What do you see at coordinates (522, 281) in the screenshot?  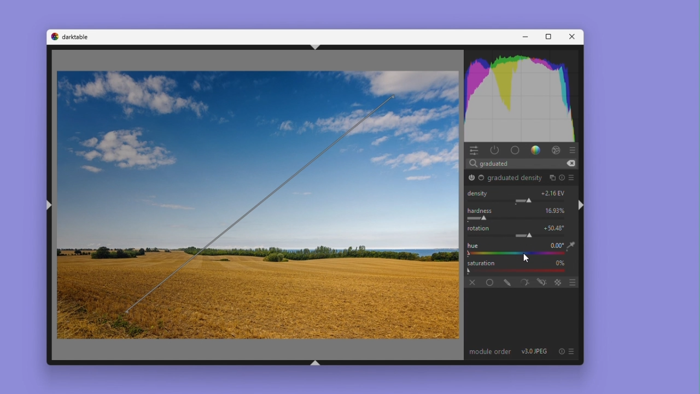 I see `parametric mask` at bounding box center [522, 281].